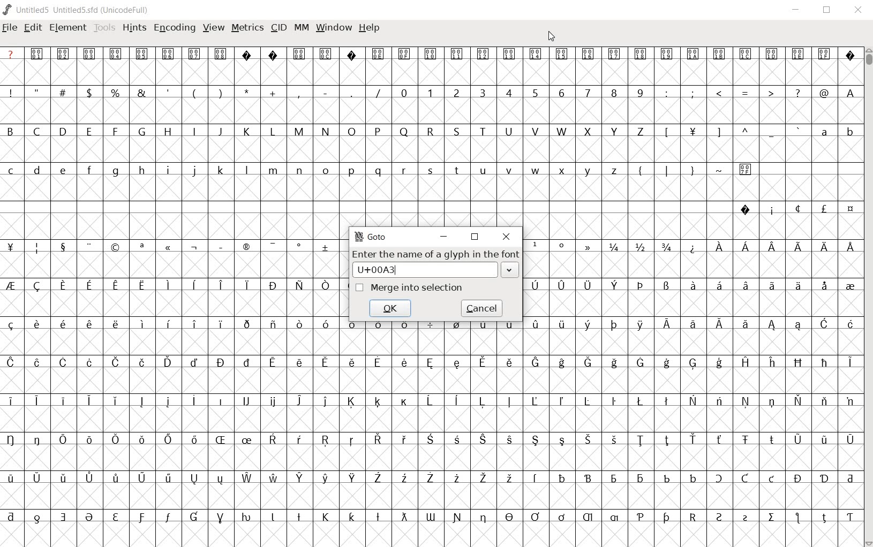  Describe the element at coordinates (849, 209) in the screenshot. I see `Symbol` at that location.